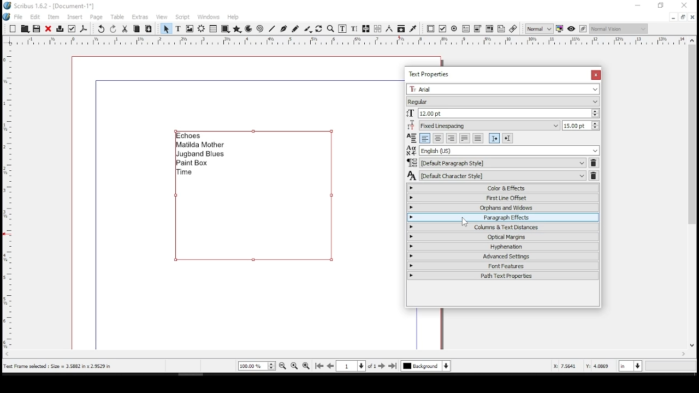 Image resolution: width=699 pixels, height=393 pixels. Describe the element at coordinates (503, 150) in the screenshot. I see `language` at that location.